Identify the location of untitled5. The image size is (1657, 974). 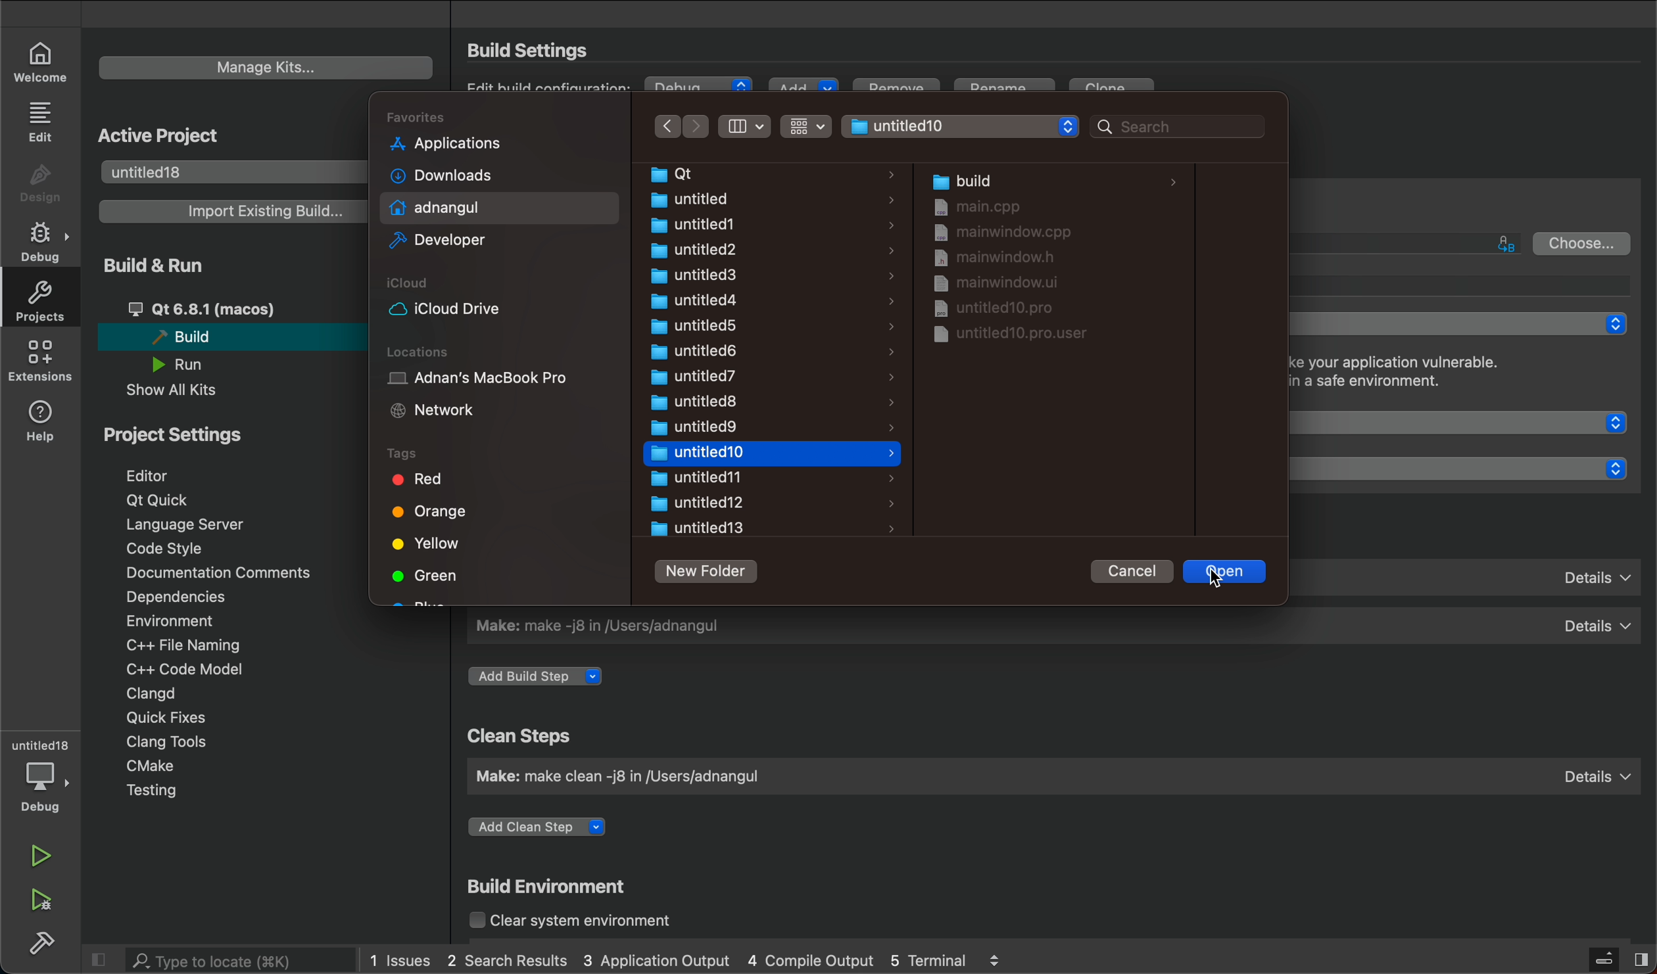
(755, 325).